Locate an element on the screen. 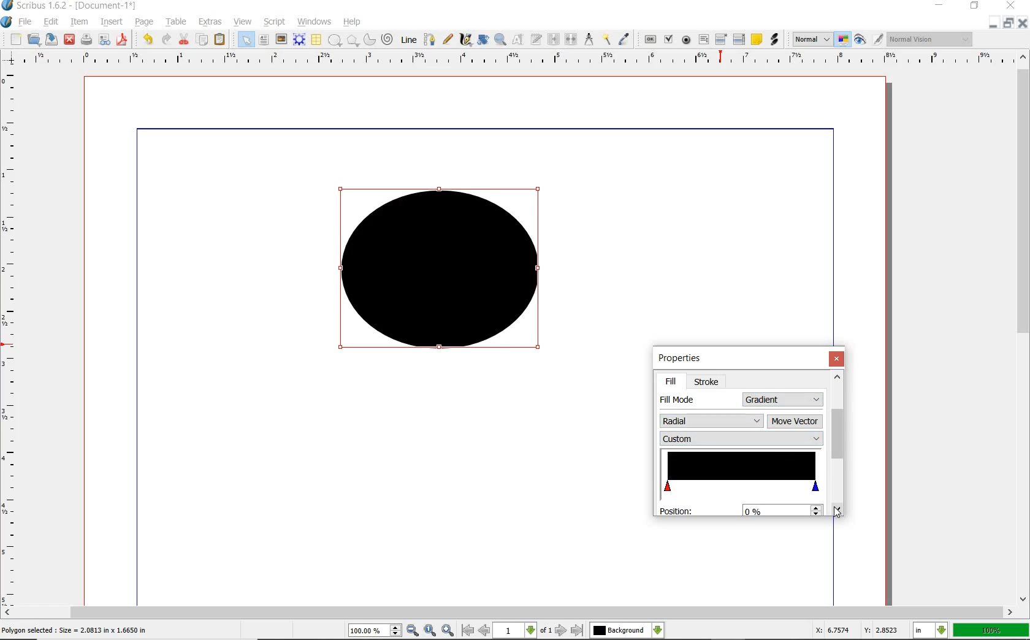 This screenshot has height=640, width=1030. PREVIEW MODE is located at coordinates (859, 40).